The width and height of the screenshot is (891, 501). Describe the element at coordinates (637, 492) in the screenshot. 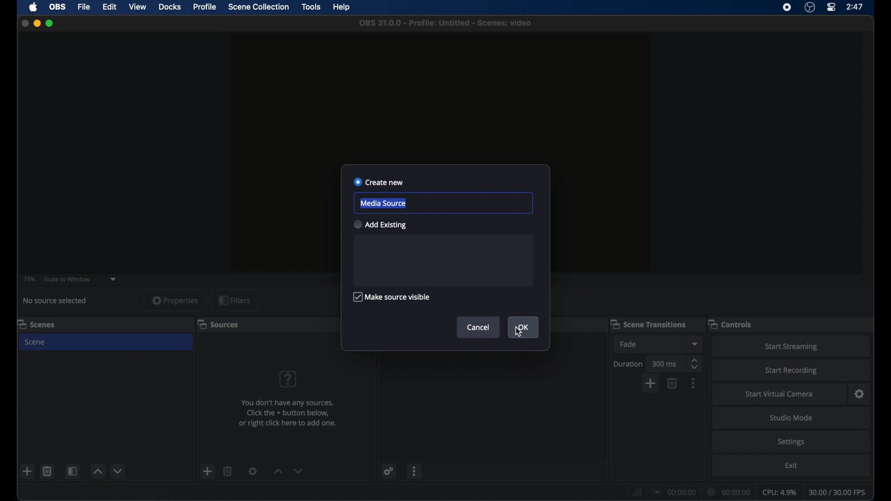

I see `network` at that location.